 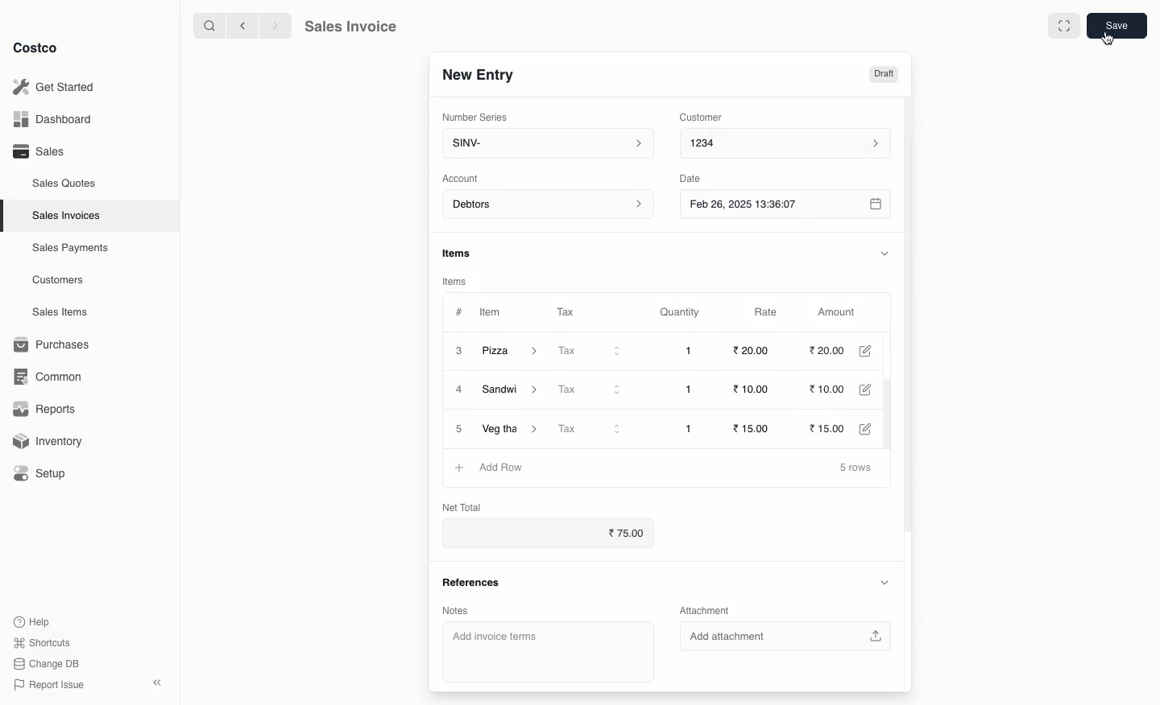 What do you see at coordinates (591, 352) in the screenshot?
I see `Tax` at bounding box center [591, 352].